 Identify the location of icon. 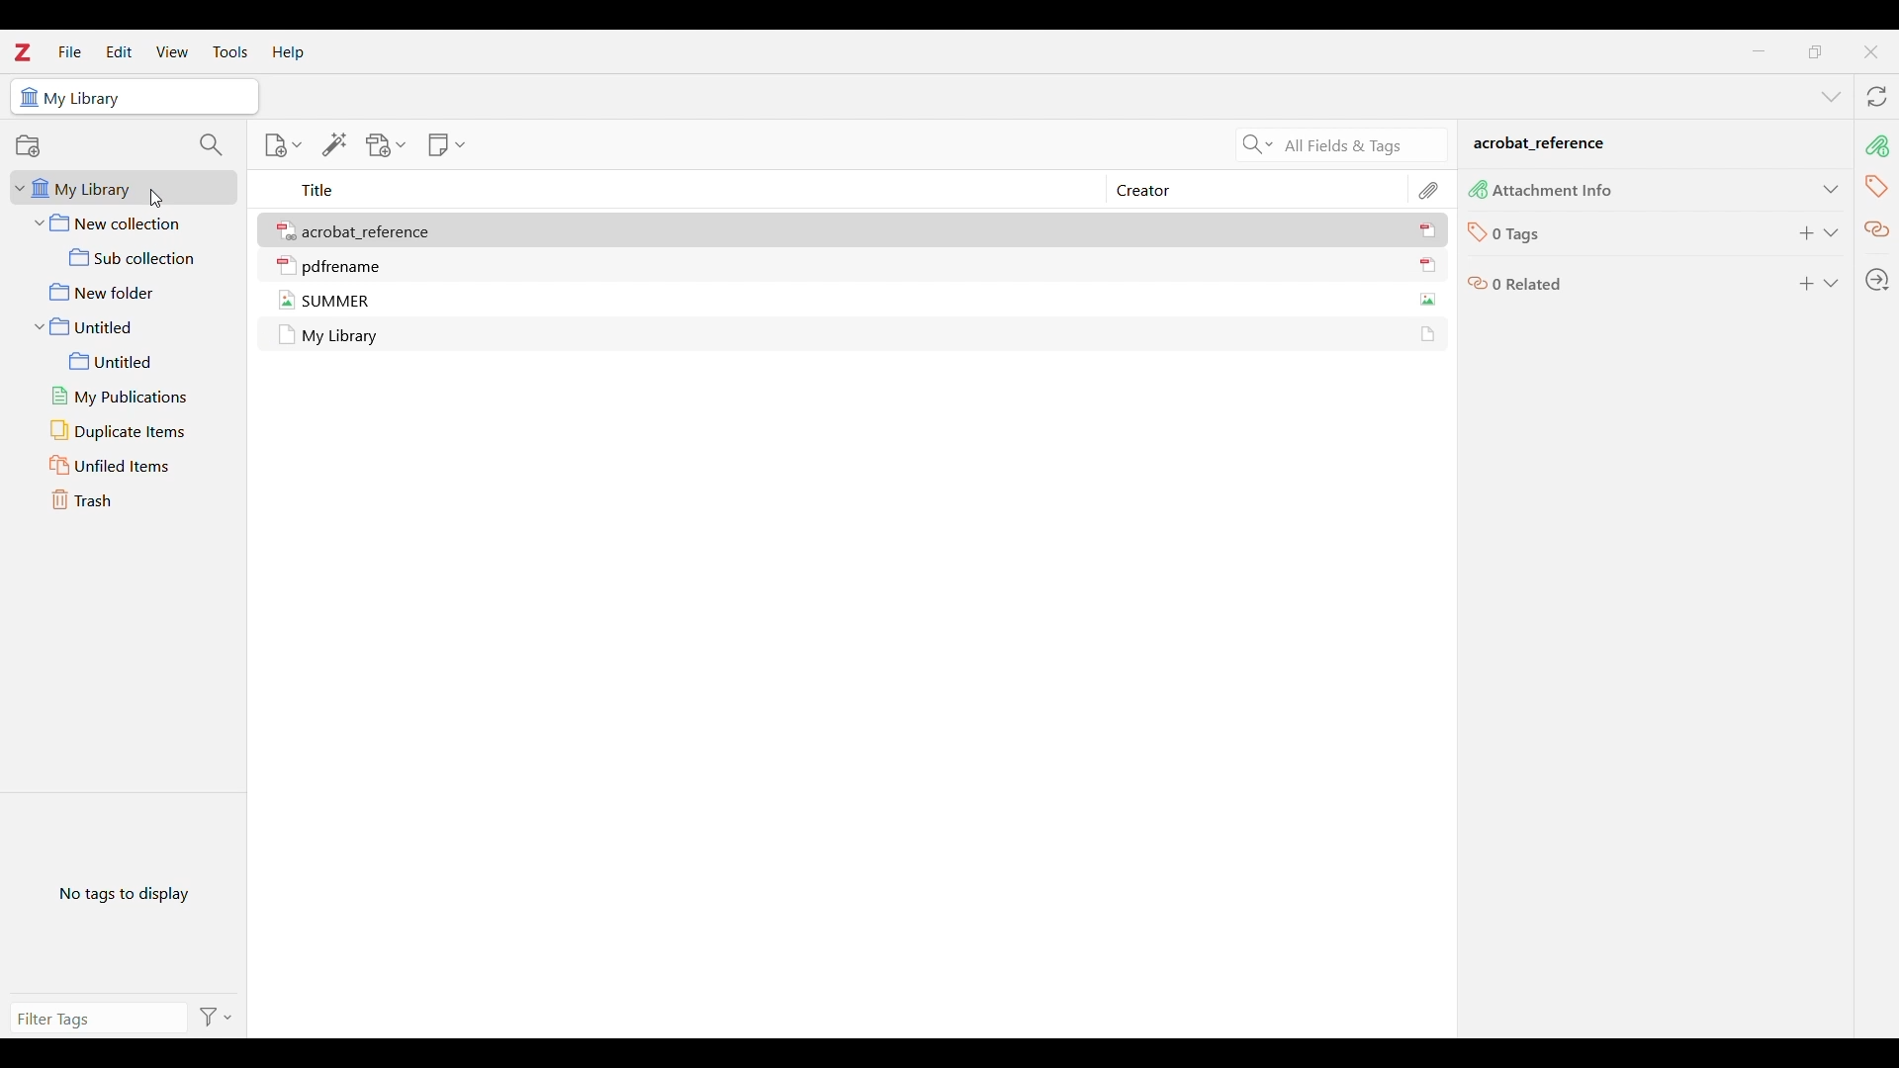
(1478, 189).